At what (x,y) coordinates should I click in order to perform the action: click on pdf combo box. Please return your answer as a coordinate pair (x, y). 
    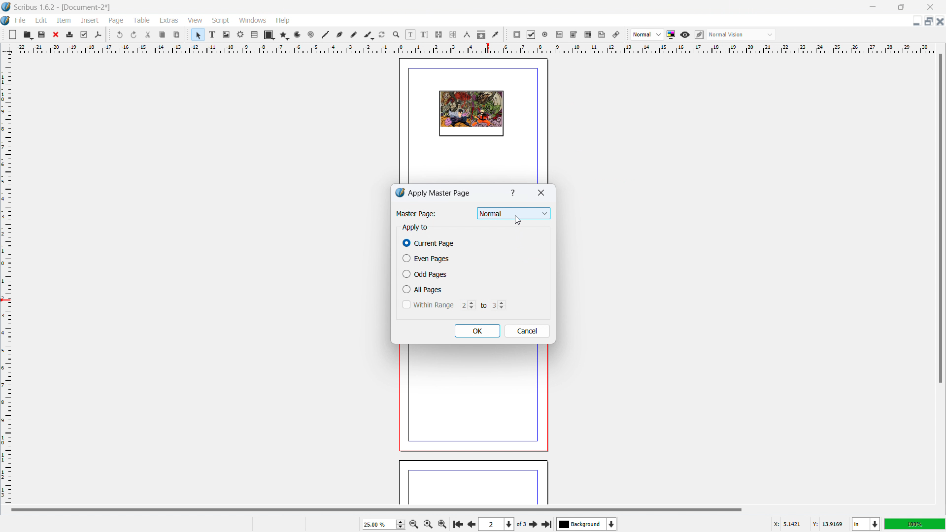
    Looking at the image, I should click on (573, 34).